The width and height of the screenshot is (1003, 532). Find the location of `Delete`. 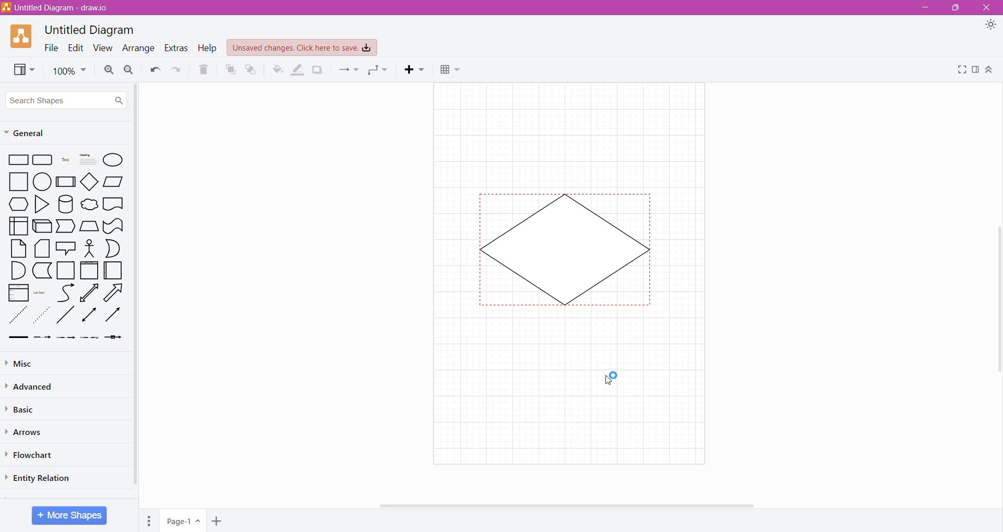

Delete is located at coordinates (204, 69).